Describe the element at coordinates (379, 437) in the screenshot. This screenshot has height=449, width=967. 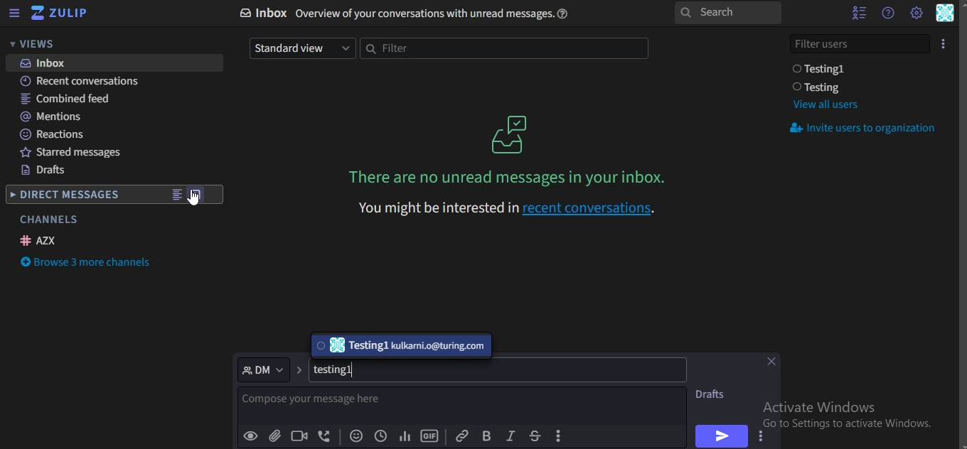
I see `add global time` at that location.